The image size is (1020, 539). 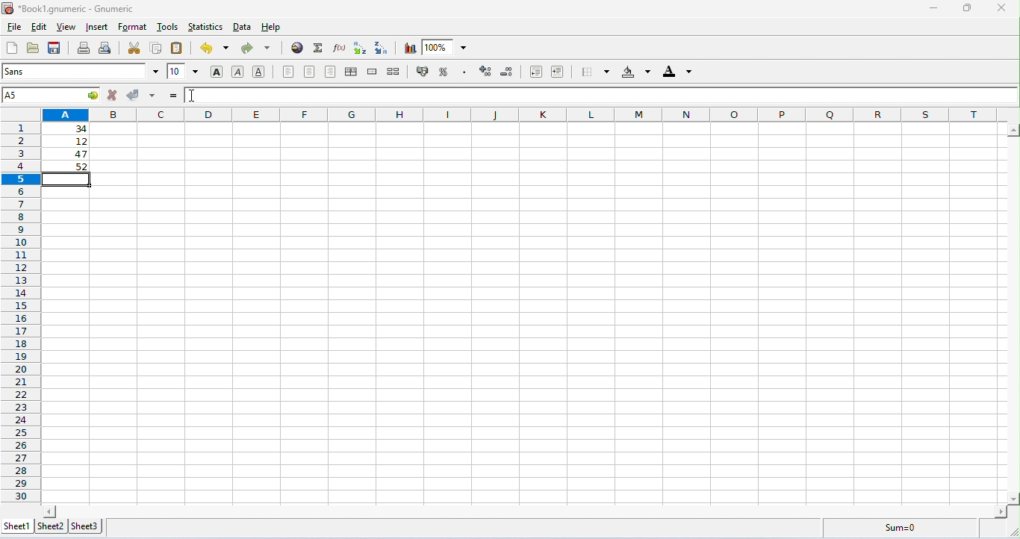 I want to click on formula bar, so click(x=600, y=95).